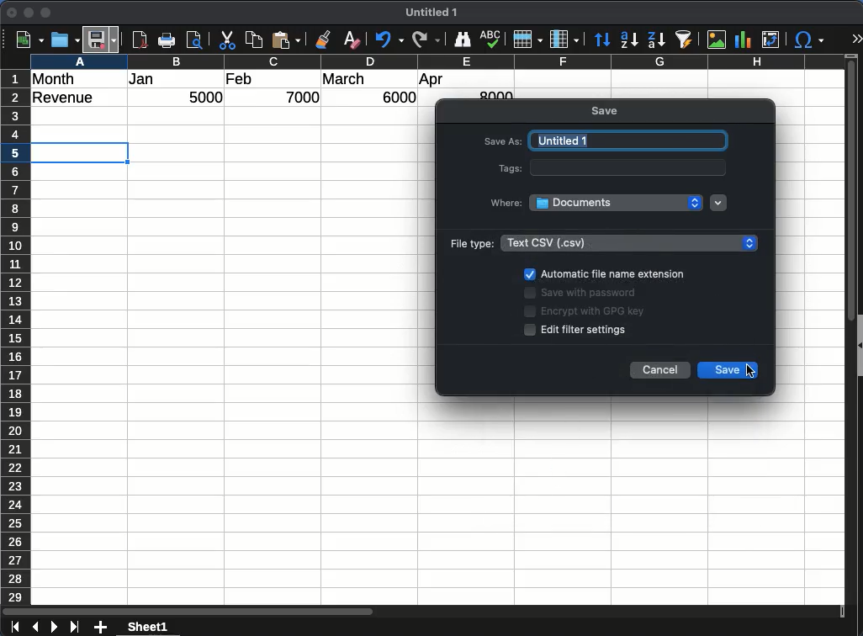  Describe the element at coordinates (613, 274) in the screenshot. I see `automatic file name extension` at that location.